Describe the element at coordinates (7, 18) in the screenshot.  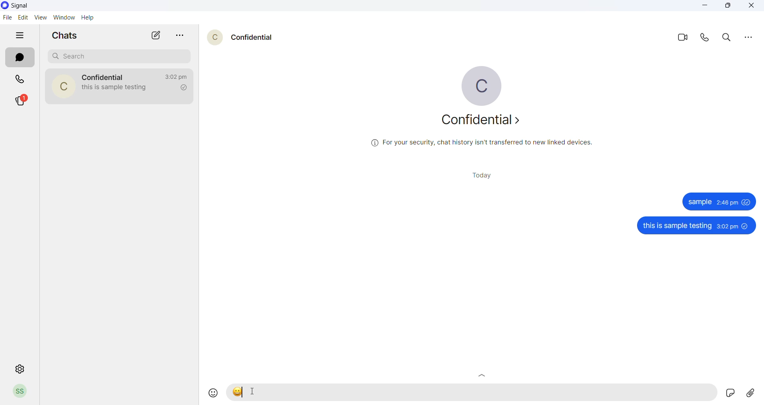
I see `file` at that location.